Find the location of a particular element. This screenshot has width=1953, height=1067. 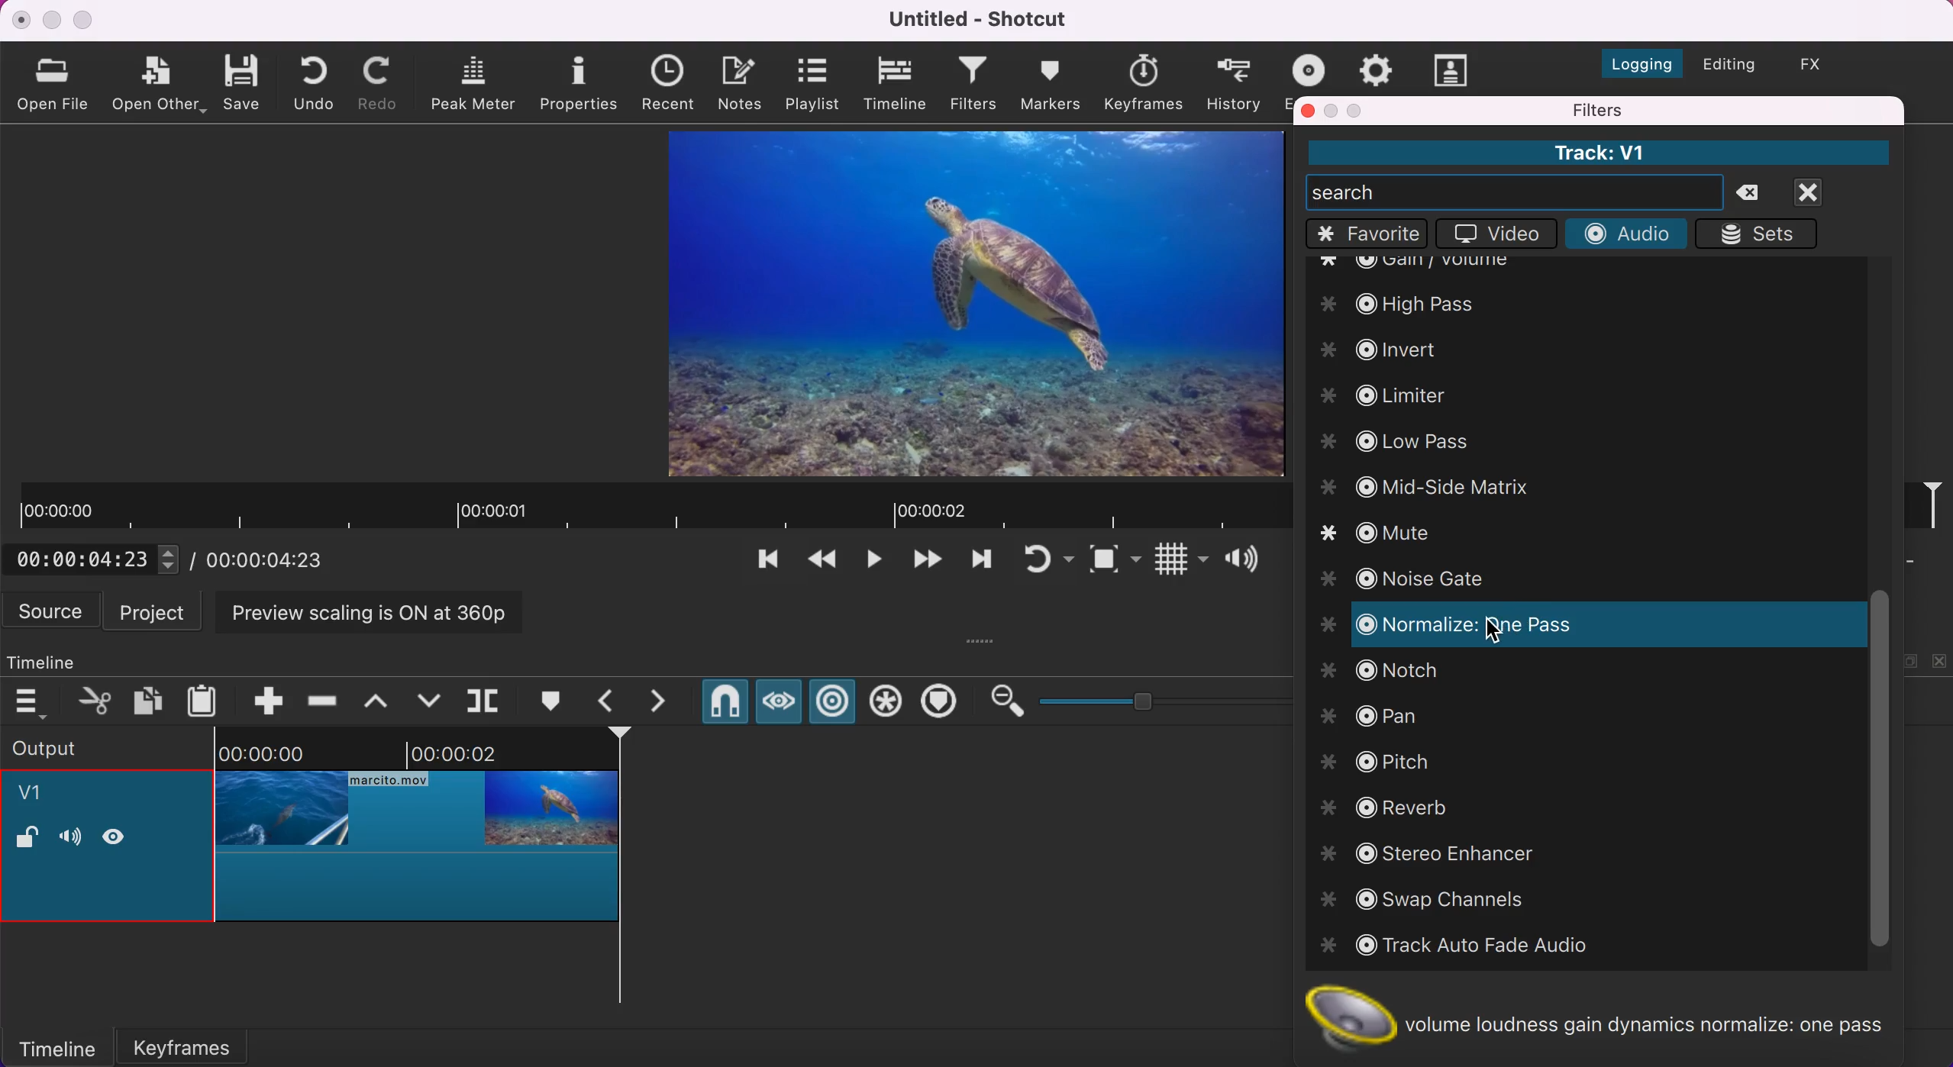

next marker is located at coordinates (667, 701).